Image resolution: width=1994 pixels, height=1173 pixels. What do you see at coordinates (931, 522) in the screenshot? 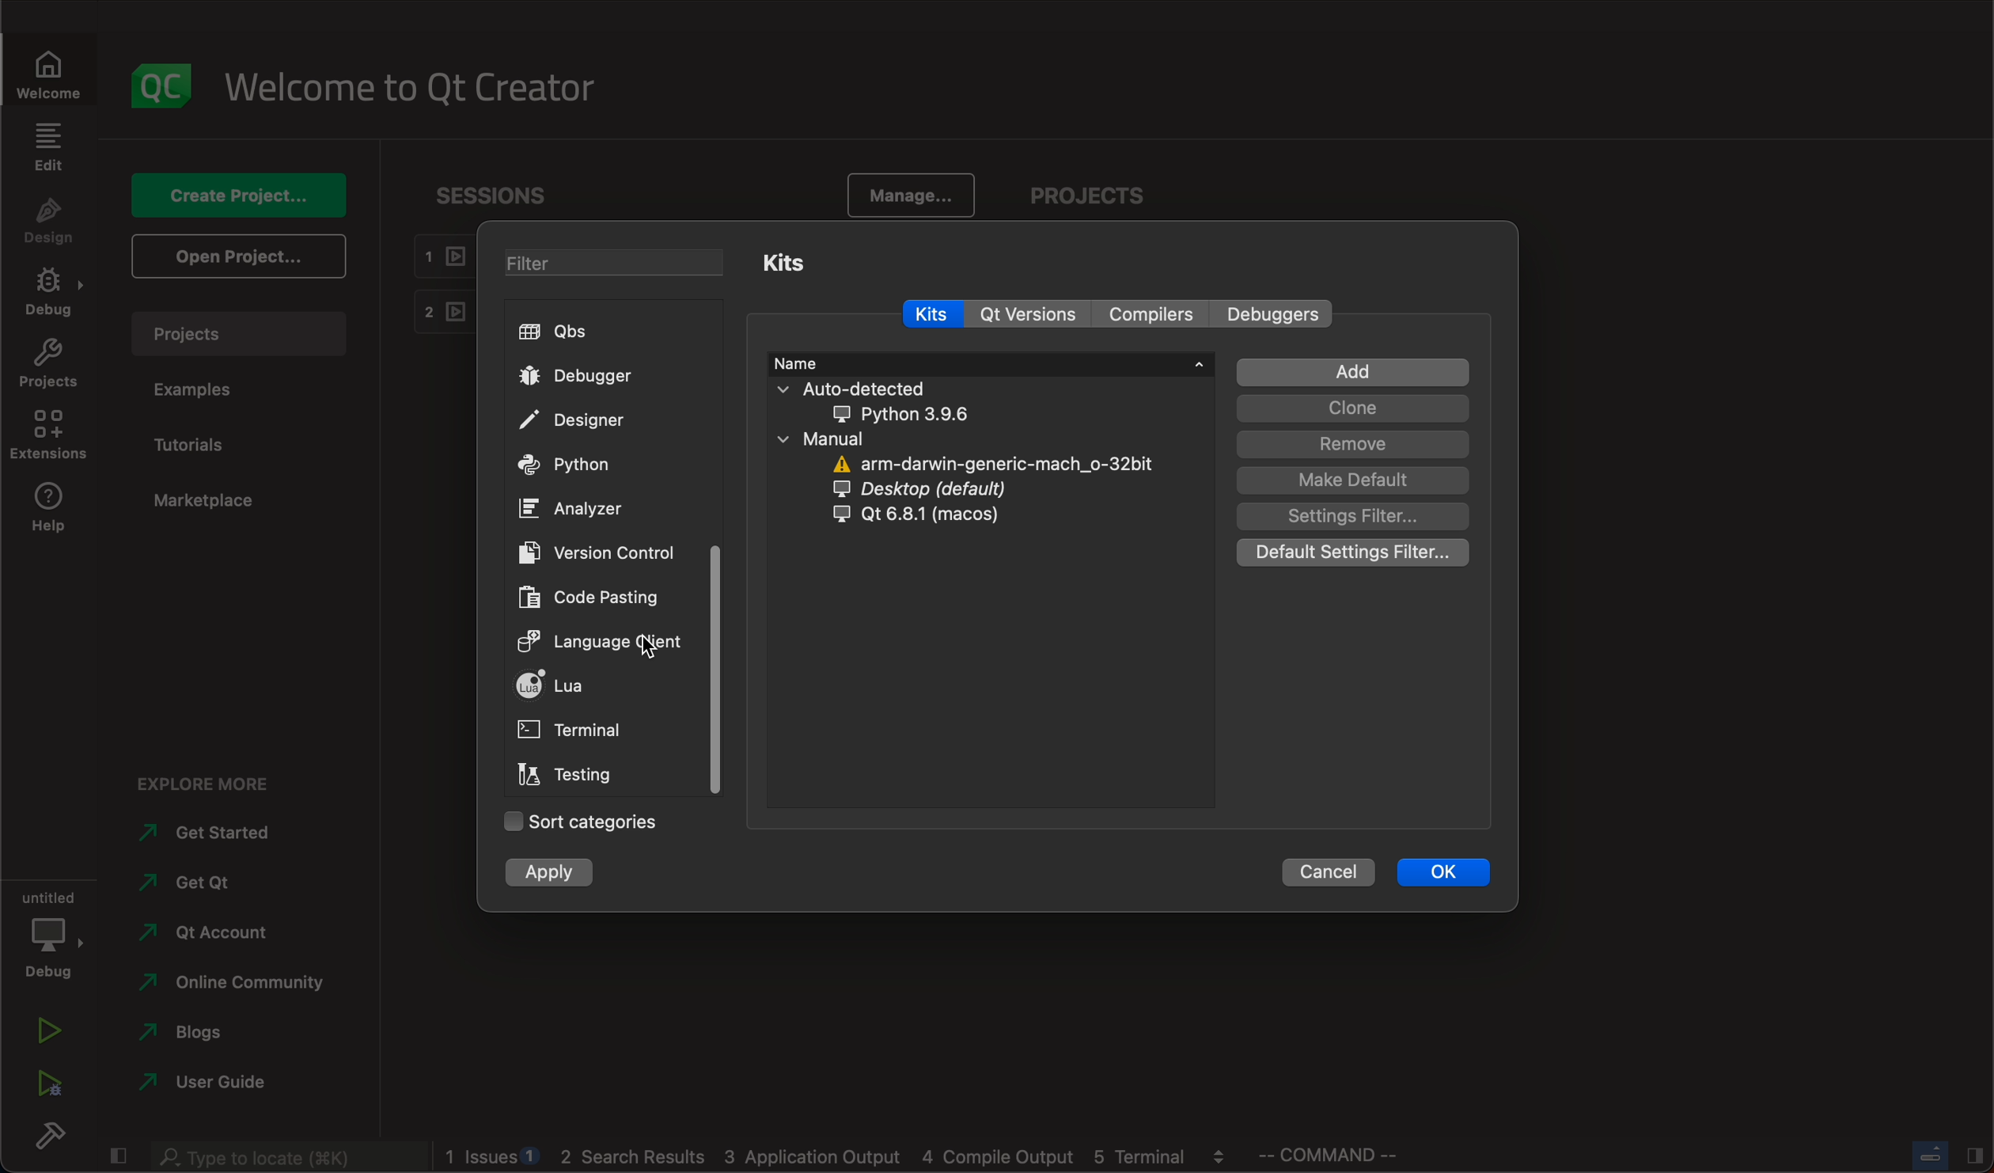
I see `qt` at bounding box center [931, 522].